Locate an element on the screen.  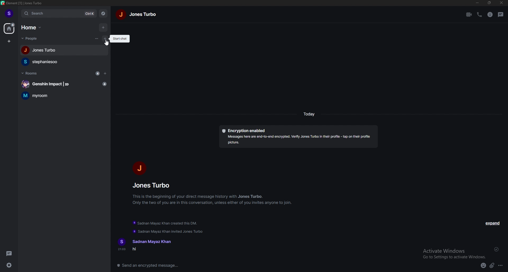
room info is located at coordinates (490, 15).